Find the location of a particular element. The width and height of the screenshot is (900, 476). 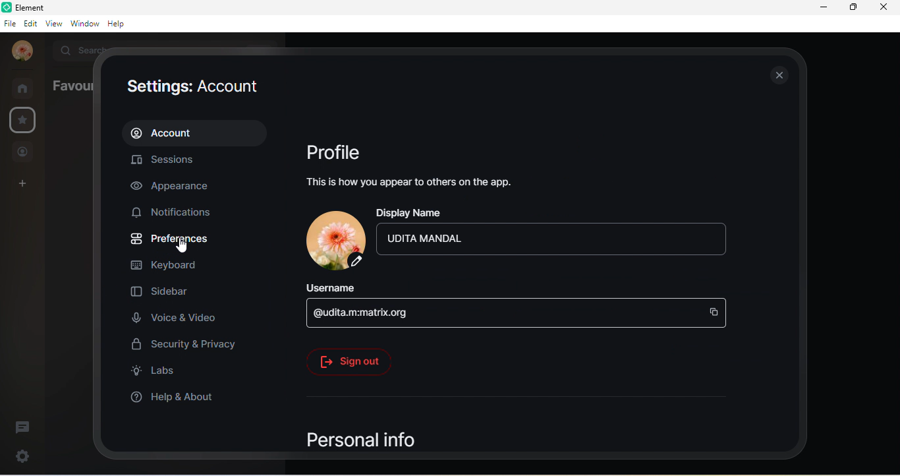

help is located at coordinates (121, 25).